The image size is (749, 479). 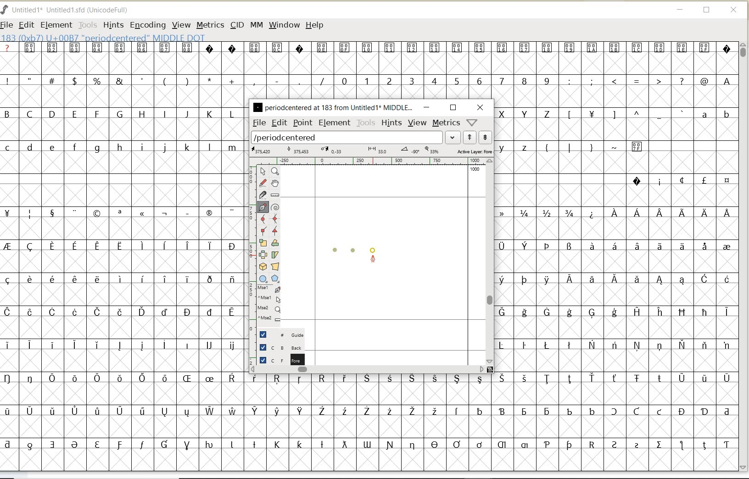 I want to click on active layer, so click(x=371, y=151).